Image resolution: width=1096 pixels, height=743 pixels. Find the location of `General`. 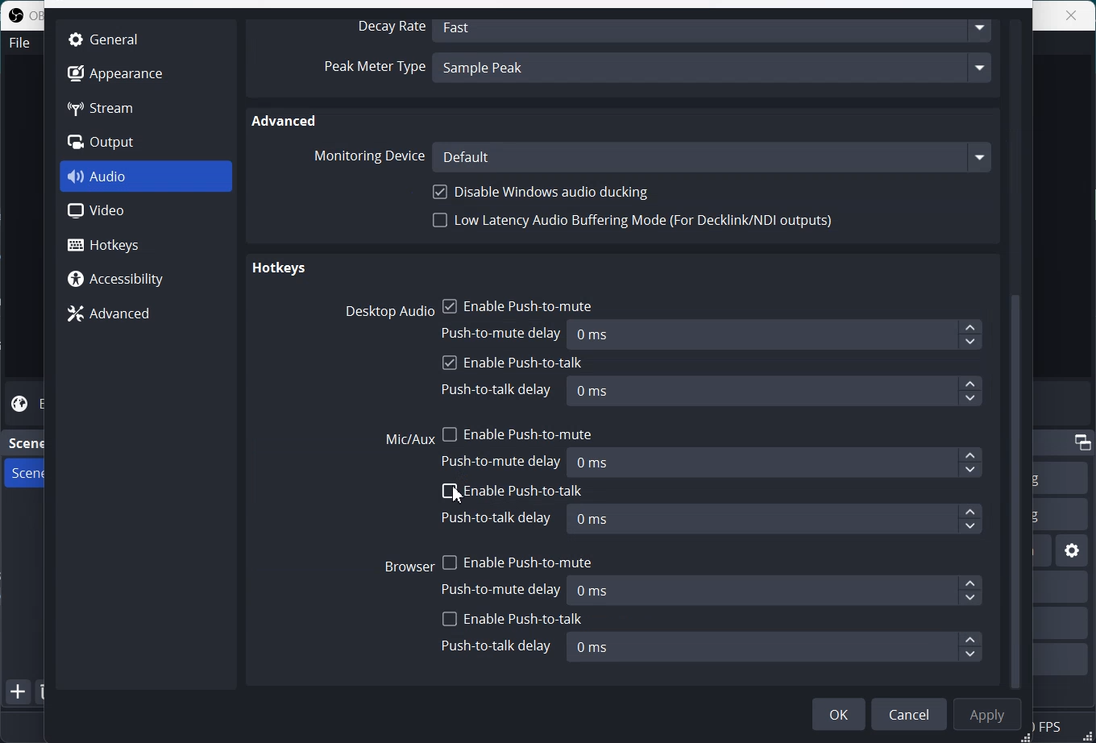

General is located at coordinates (111, 39).